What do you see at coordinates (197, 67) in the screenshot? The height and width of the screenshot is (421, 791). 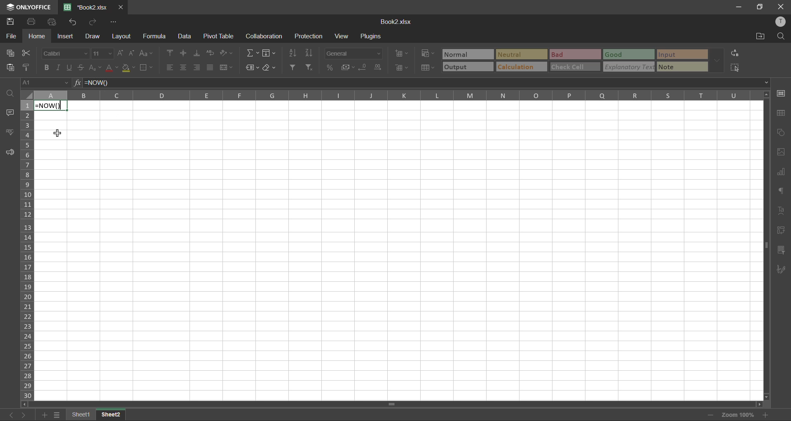 I see `align right` at bounding box center [197, 67].